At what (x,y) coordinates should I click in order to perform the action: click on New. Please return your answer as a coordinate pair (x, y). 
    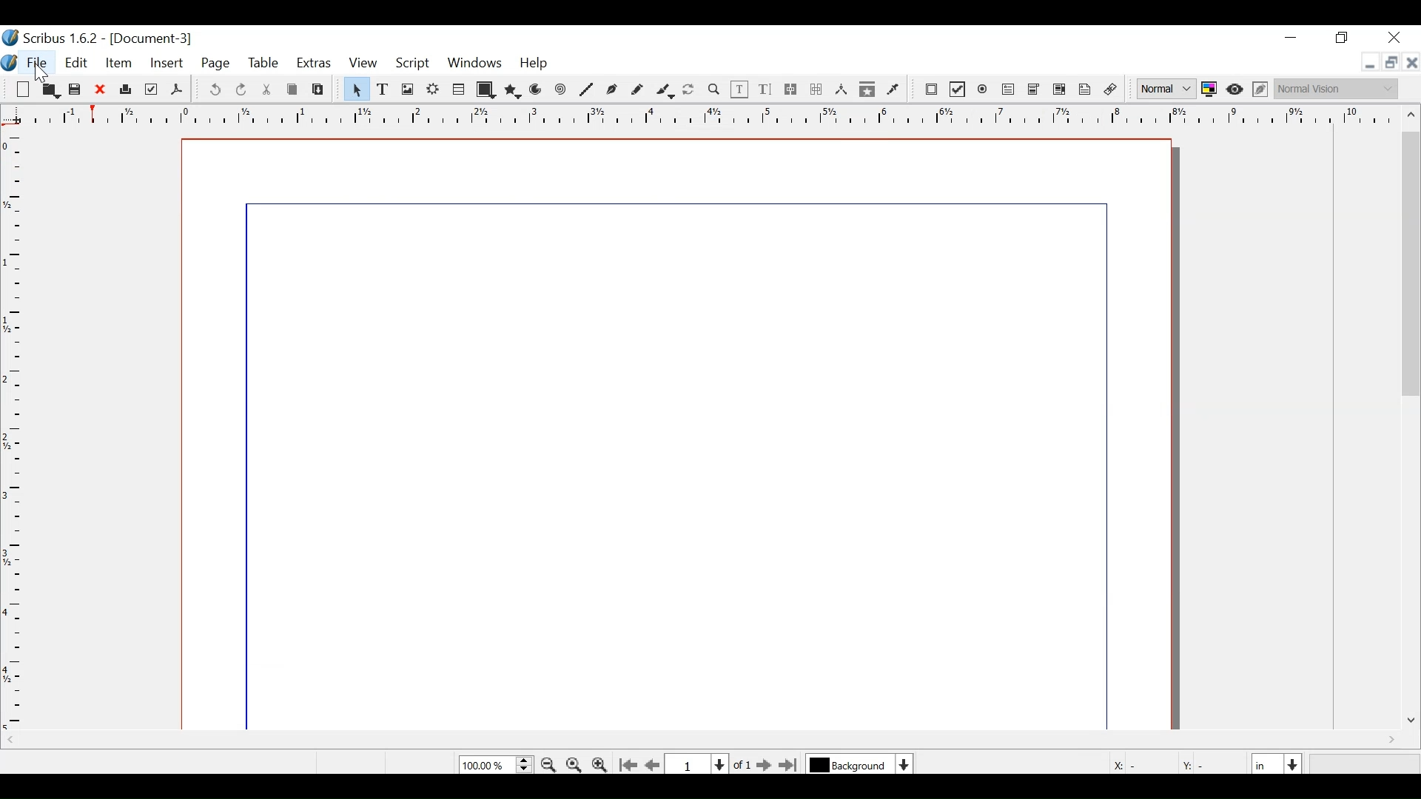
    Looking at the image, I should click on (26, 91).